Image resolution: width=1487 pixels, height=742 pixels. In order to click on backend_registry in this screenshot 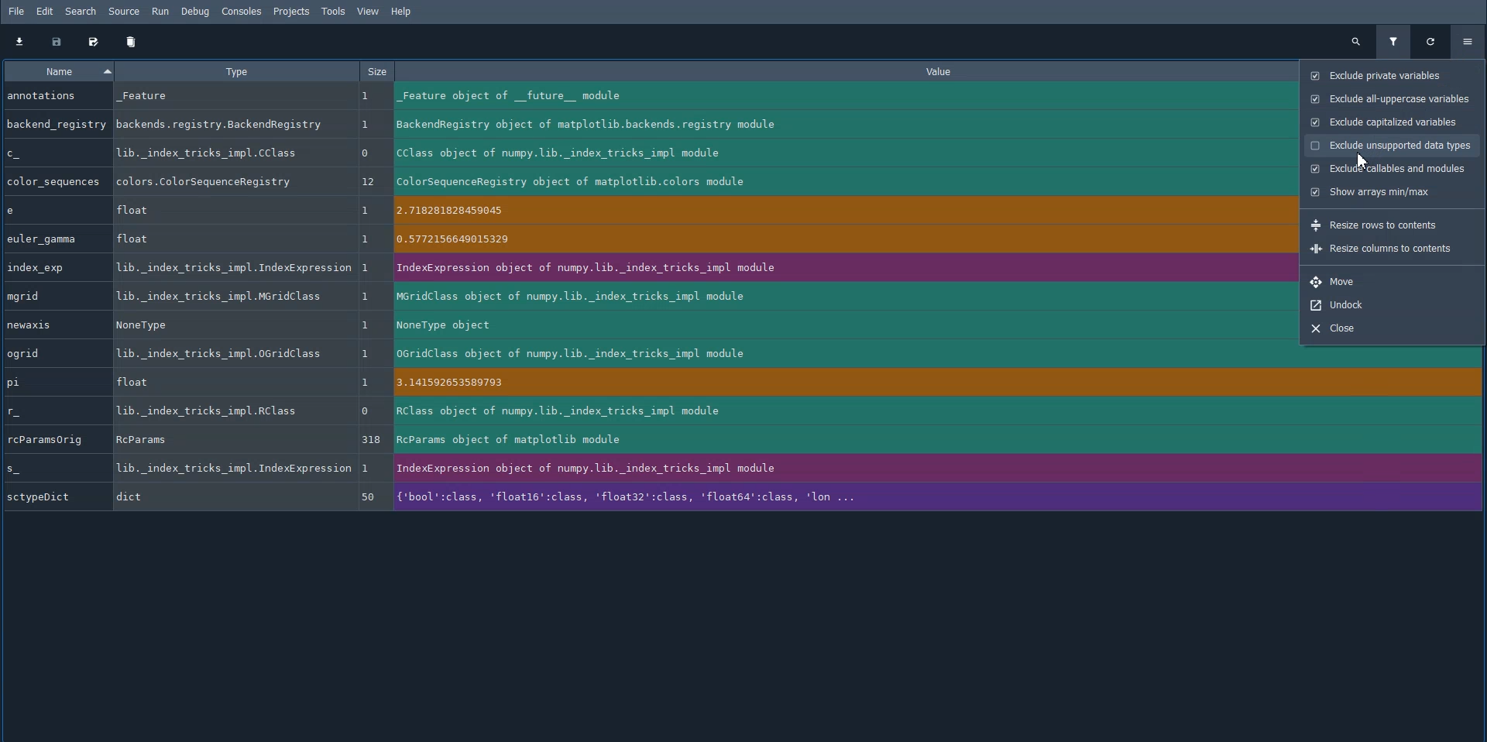, I will do `click(55, 123)`.